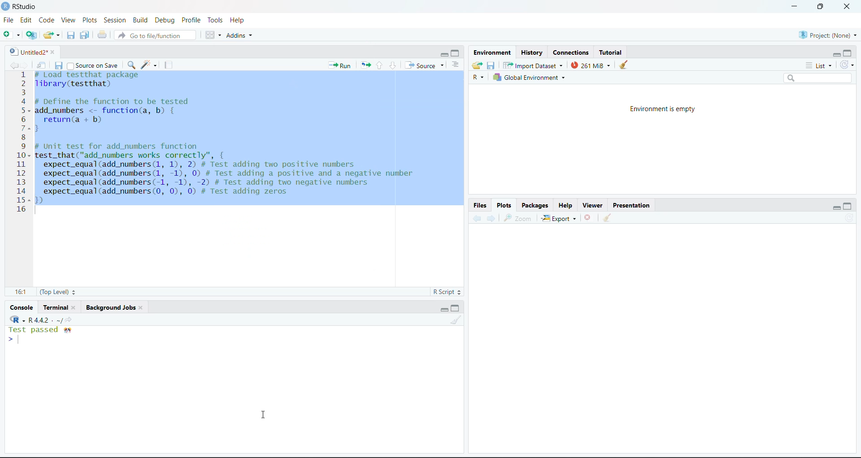 The width and height of the screenshot is (861, 458). What do you see at coordinates (54, 52) in the screenshot?
I see `close` at bounding box center [54, 52].